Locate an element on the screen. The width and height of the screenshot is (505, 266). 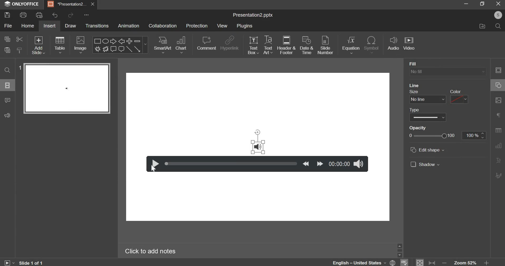
fill is located at coordinates (422, 64).